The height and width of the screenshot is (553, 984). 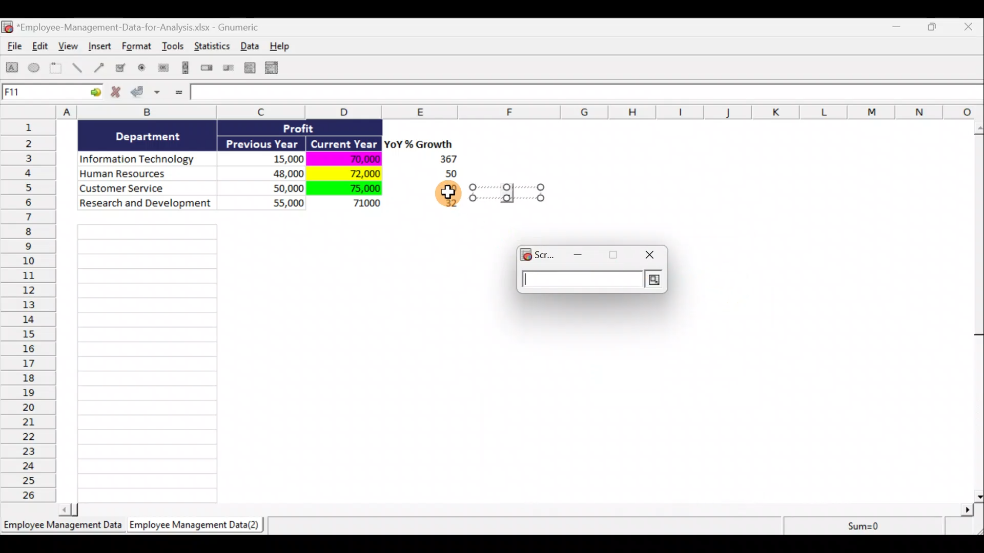 I want to click on Create a radio button, so click(x=142, y=69).